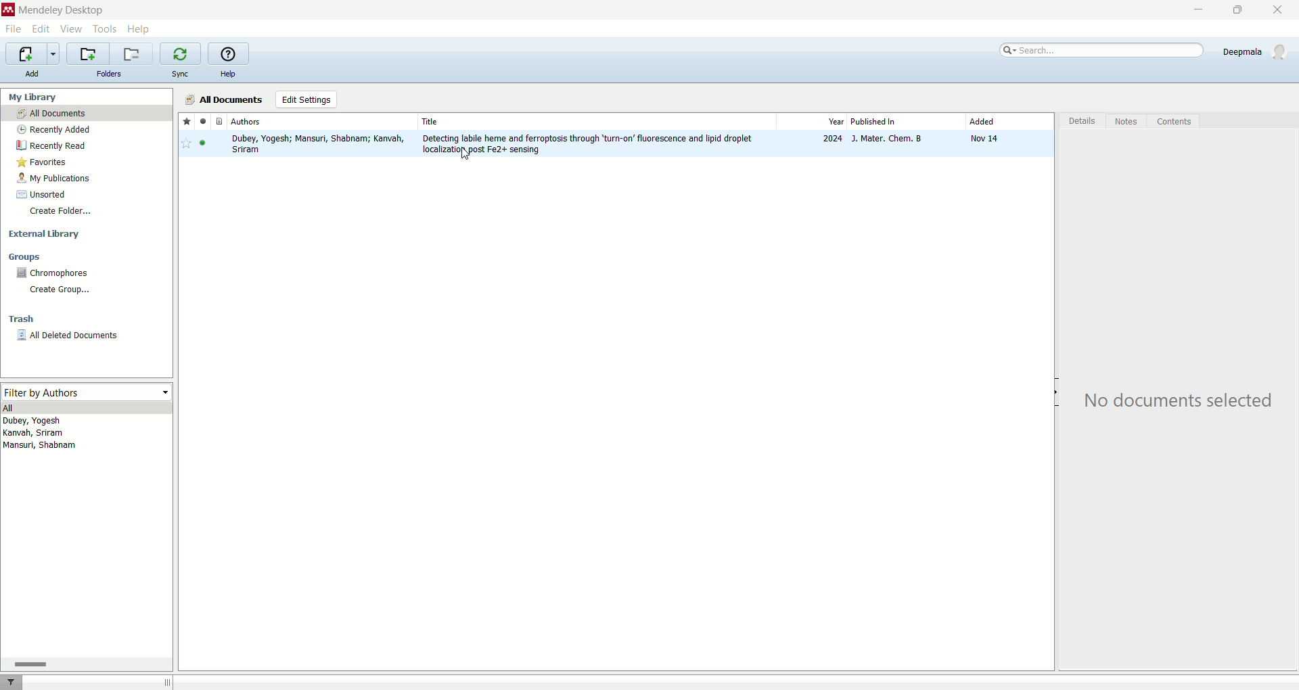  Describe the element at coordinates (1239, 9) in the screenshot. I see `maximize` at that location.